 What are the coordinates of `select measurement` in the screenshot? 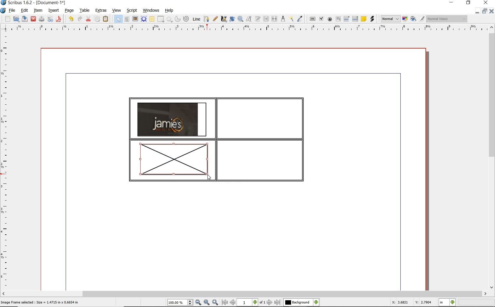 It's located at (447, 302).